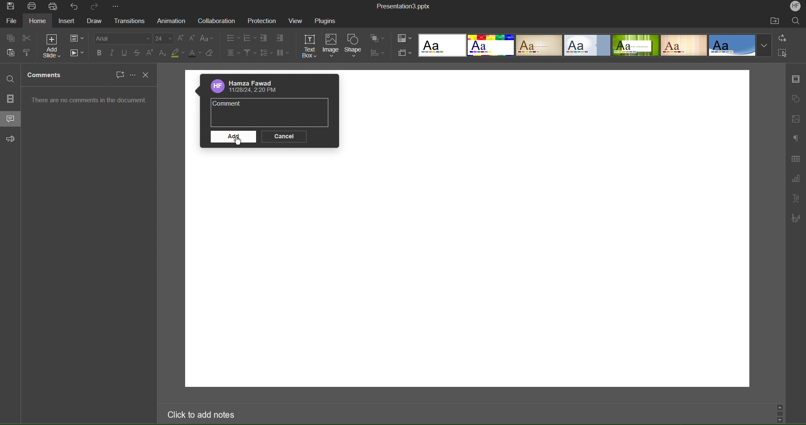 The width and height of the screenshot is (806, 425). I want to click on New Comment, so click(119, 75).